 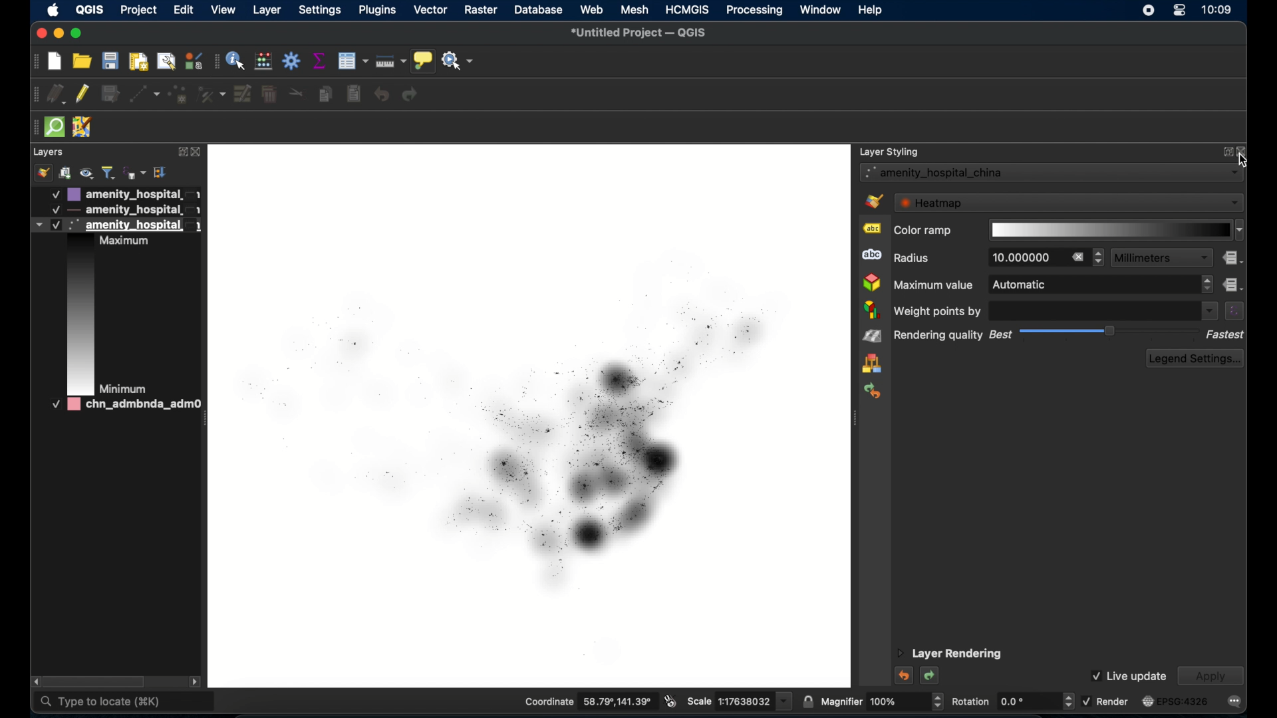 I want to click on toggle editing, so click(x=83, y=94).